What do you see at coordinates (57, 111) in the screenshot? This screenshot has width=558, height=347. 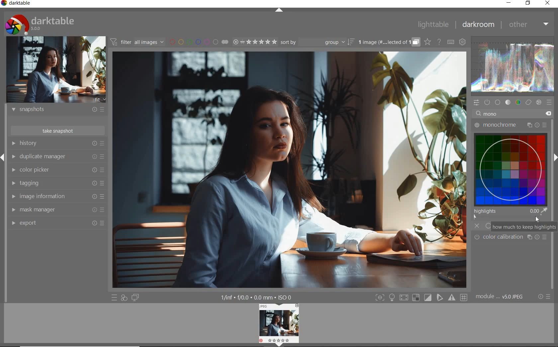 I see `snapshots` at bounding box center [57, 111].